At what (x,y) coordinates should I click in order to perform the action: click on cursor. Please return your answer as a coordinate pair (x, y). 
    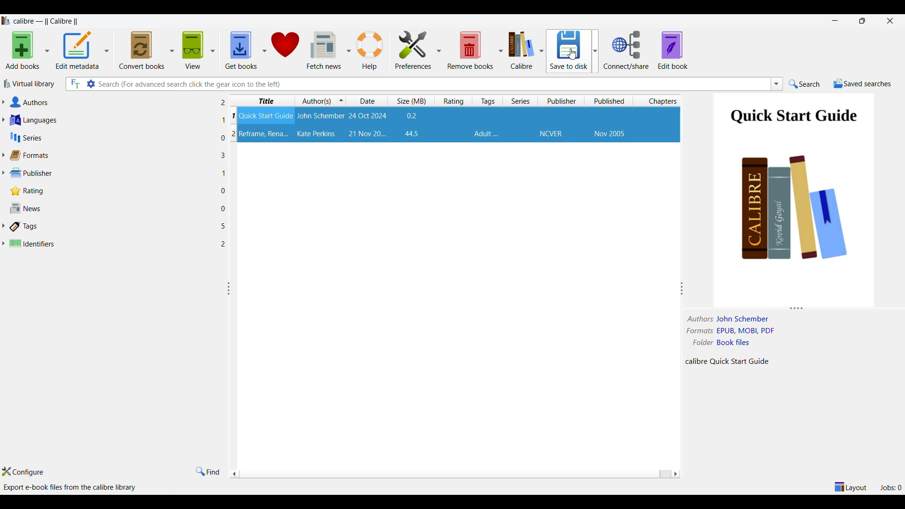
    Looking at the image, I should click on (574, 52).